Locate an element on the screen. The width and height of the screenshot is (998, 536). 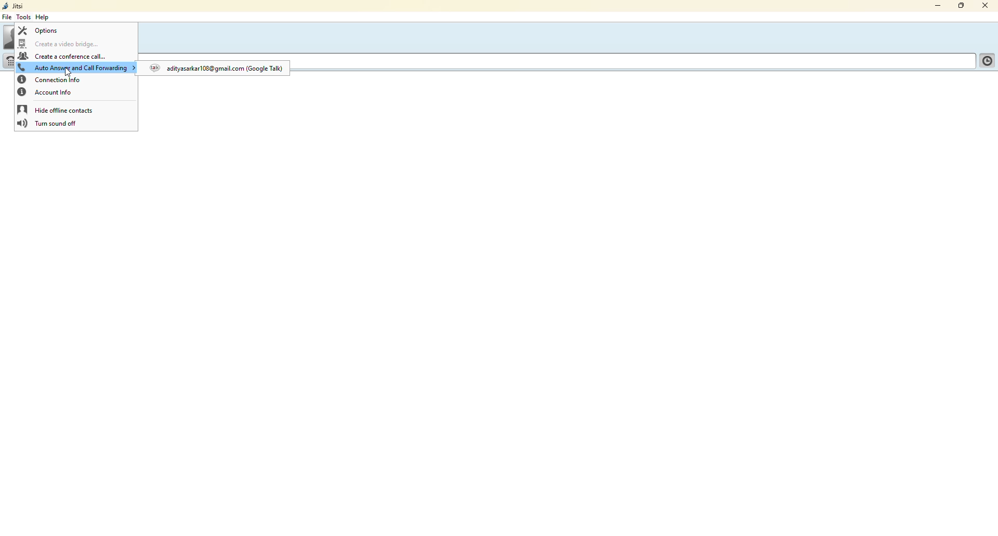
mil. com (Google Talk)
@ adityasarkarl08@gmail — is located at coordinates (226, 68).